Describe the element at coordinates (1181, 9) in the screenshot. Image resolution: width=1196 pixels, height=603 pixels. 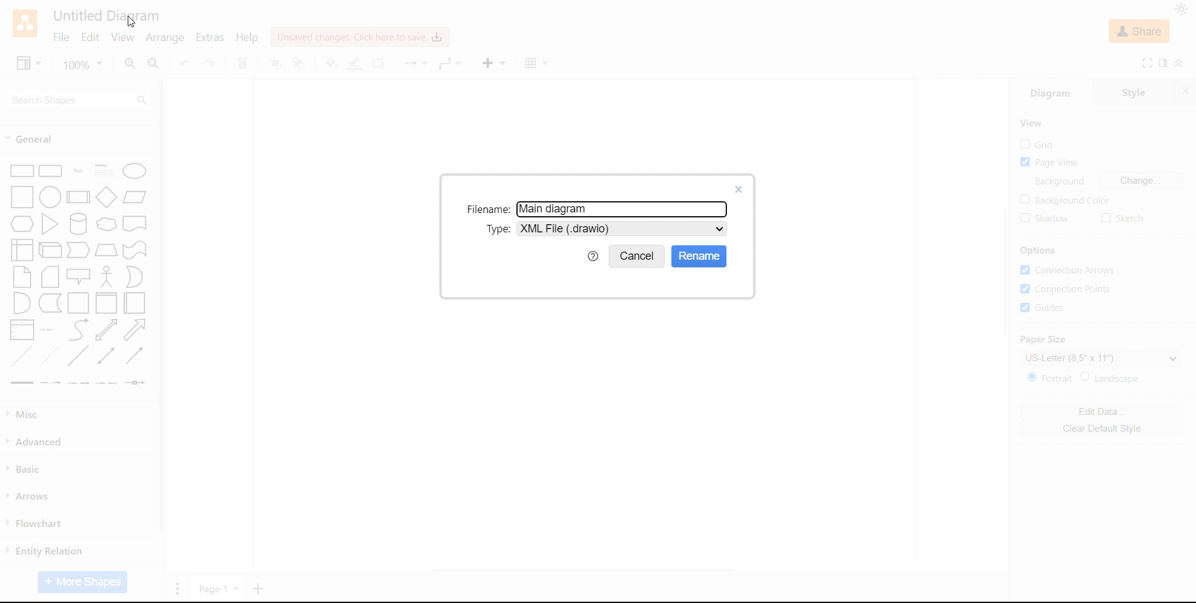
I see `Select theme ` at that location.